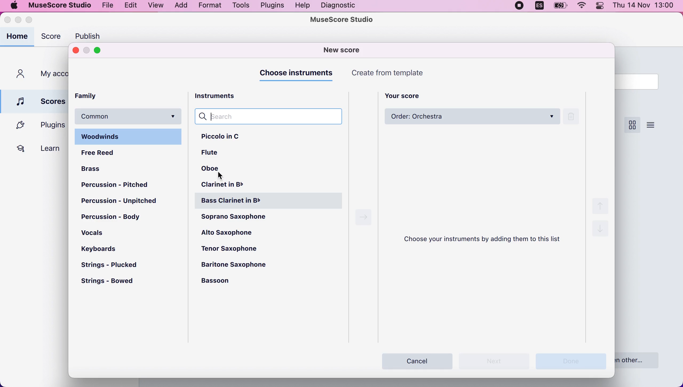 Image resolution: width=683 pixels, height=387 pixels. Describe the element at coordinates (519, 7) in the screenshot. I see `recording stopped` at that location.